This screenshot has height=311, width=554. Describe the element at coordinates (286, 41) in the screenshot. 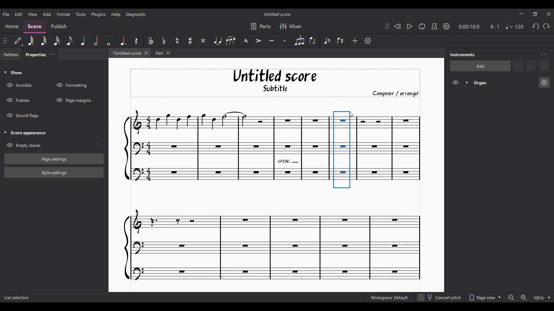

I see `Staccato` at that location.